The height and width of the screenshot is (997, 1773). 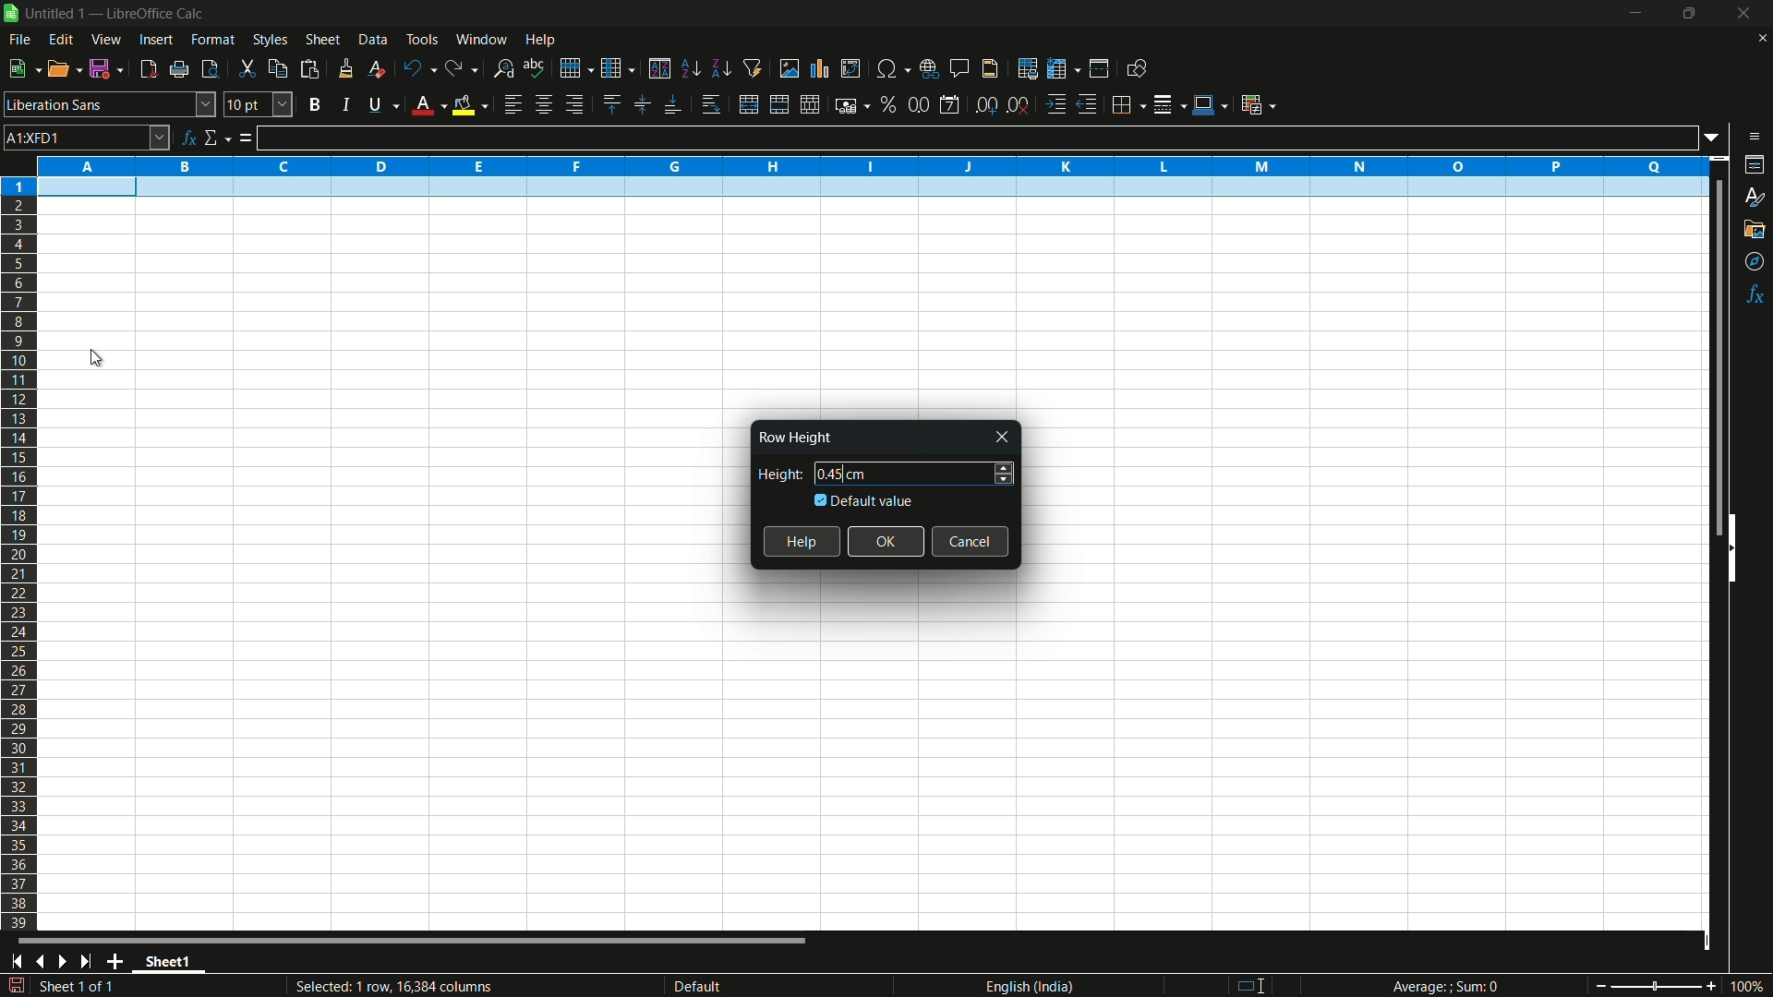 I want to click on show draw functions, so click(x=1135, y=68).